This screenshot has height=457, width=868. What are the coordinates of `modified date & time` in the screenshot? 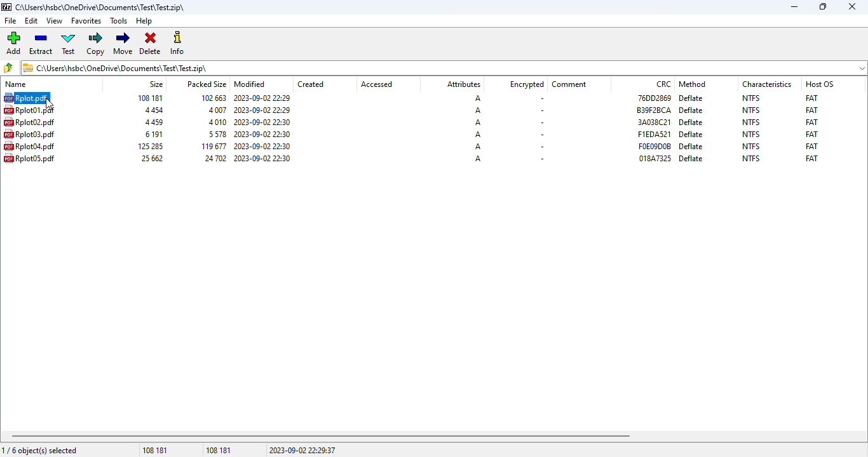 It's located at (262, 146).